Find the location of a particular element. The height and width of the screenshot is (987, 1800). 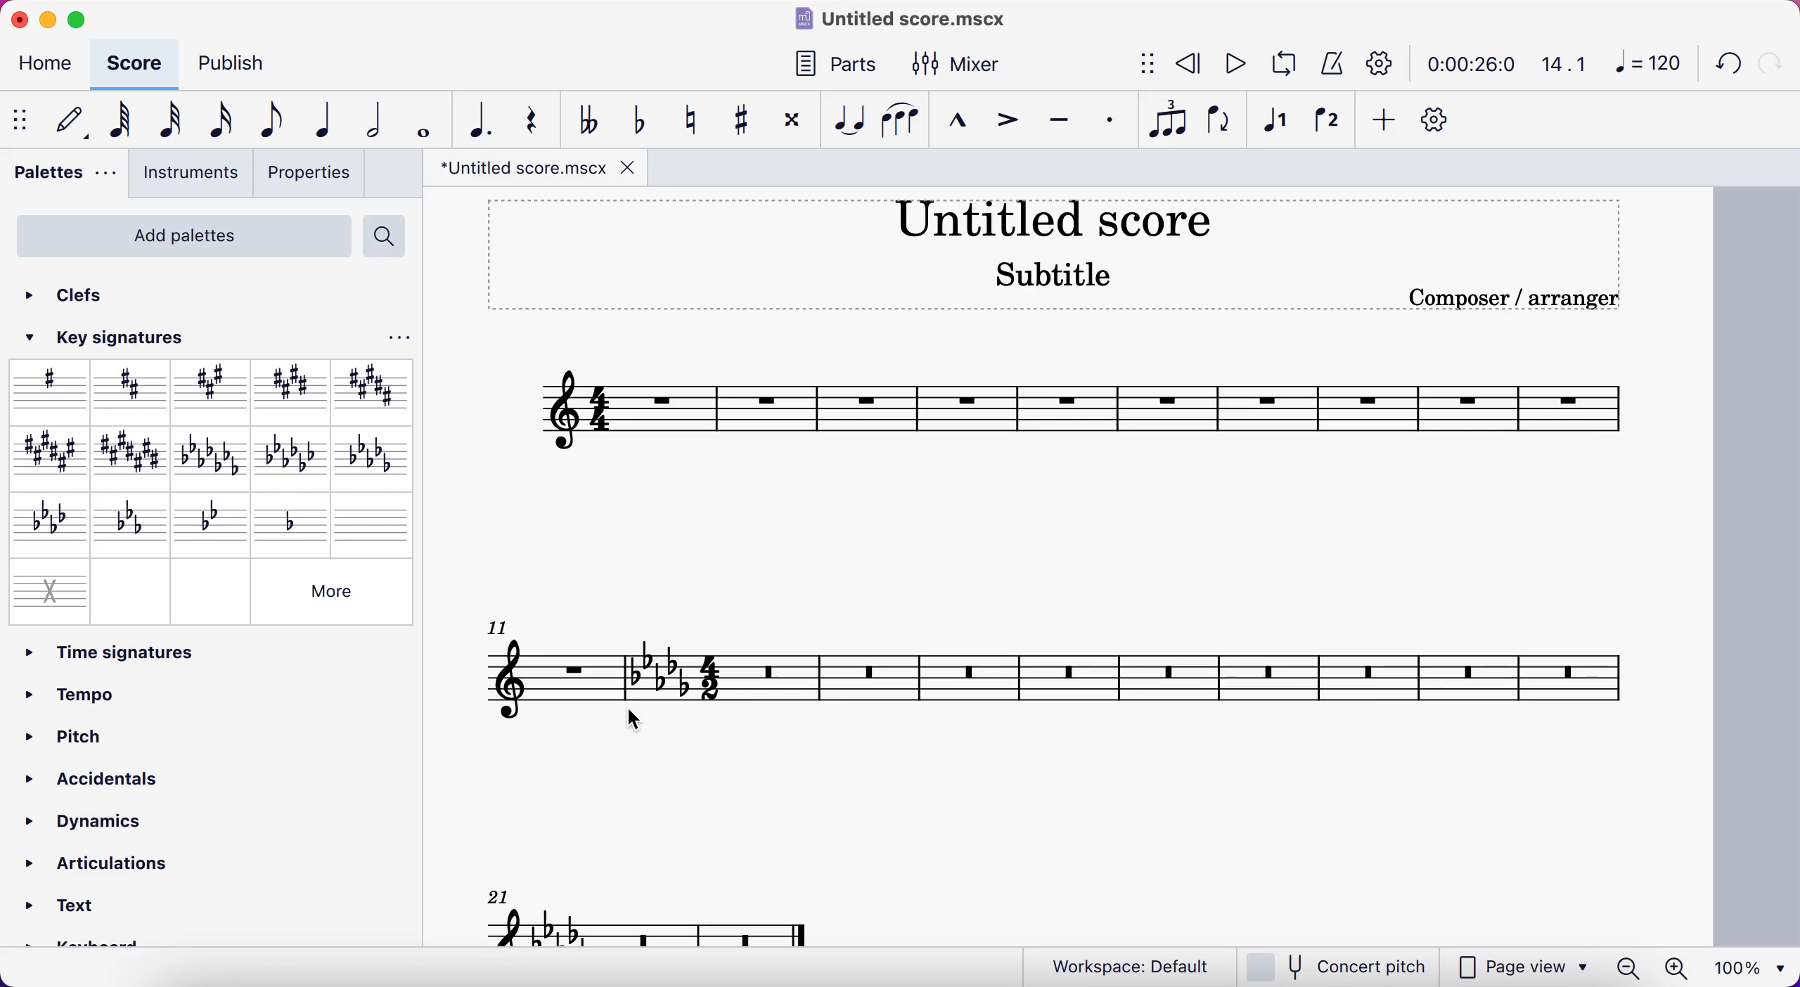

32nd note is located at coordinates (176, 117).